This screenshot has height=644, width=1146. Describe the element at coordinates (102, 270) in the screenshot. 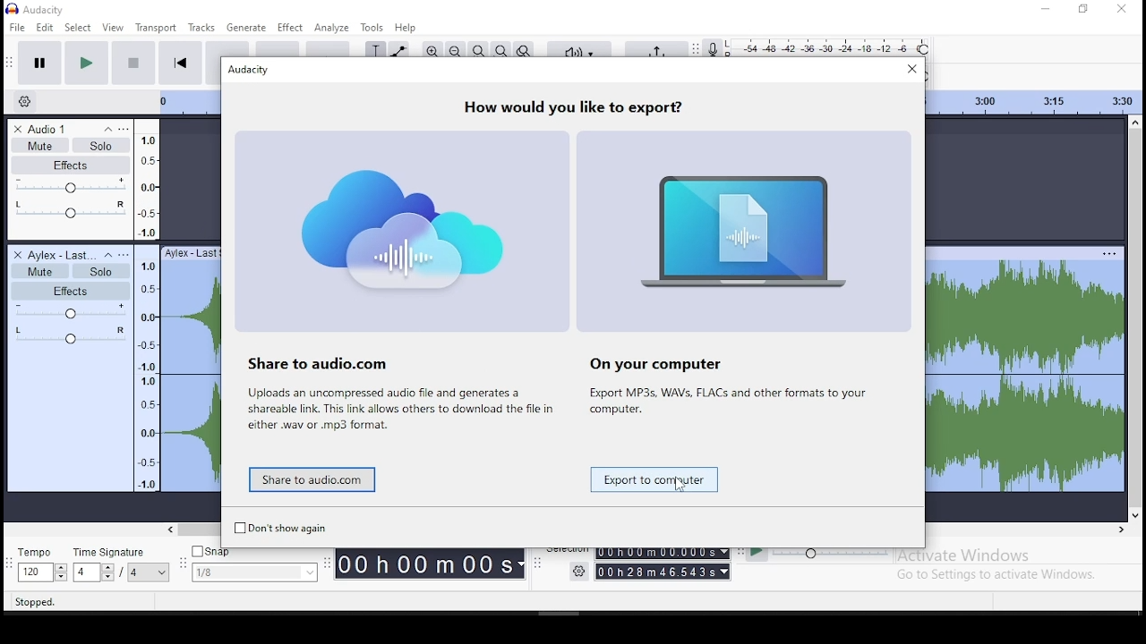

I see `solo` at that location.